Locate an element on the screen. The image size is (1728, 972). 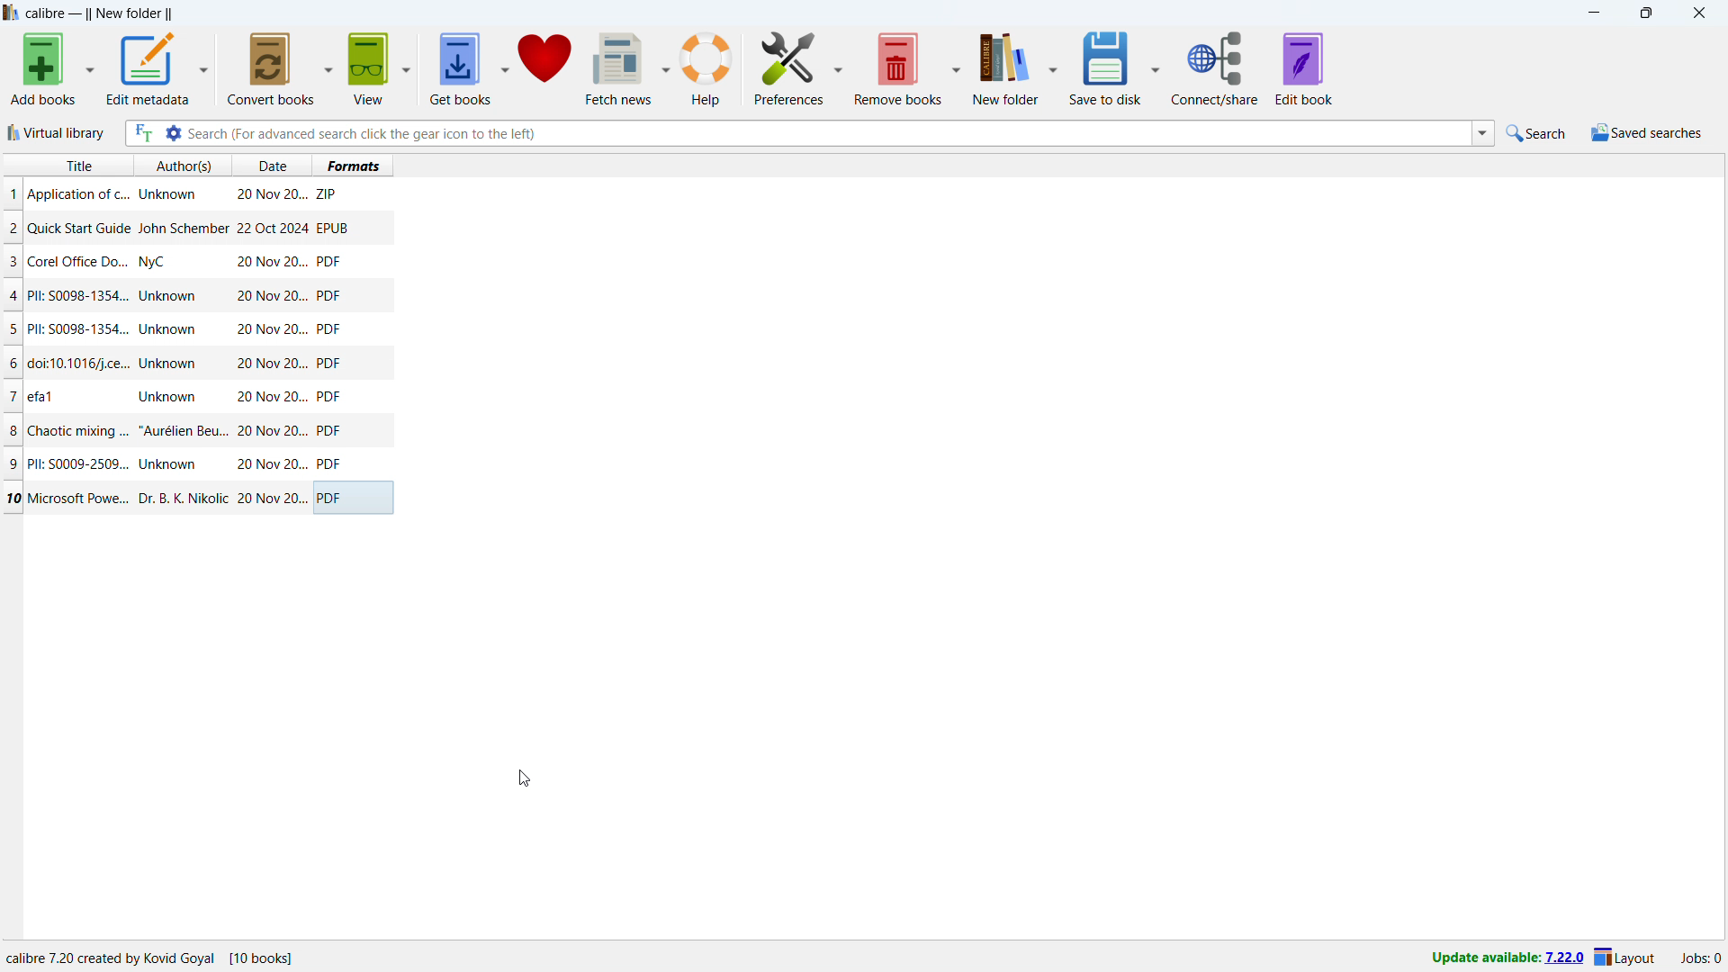
20 Nov 20... is located at coordinates (270, 295).